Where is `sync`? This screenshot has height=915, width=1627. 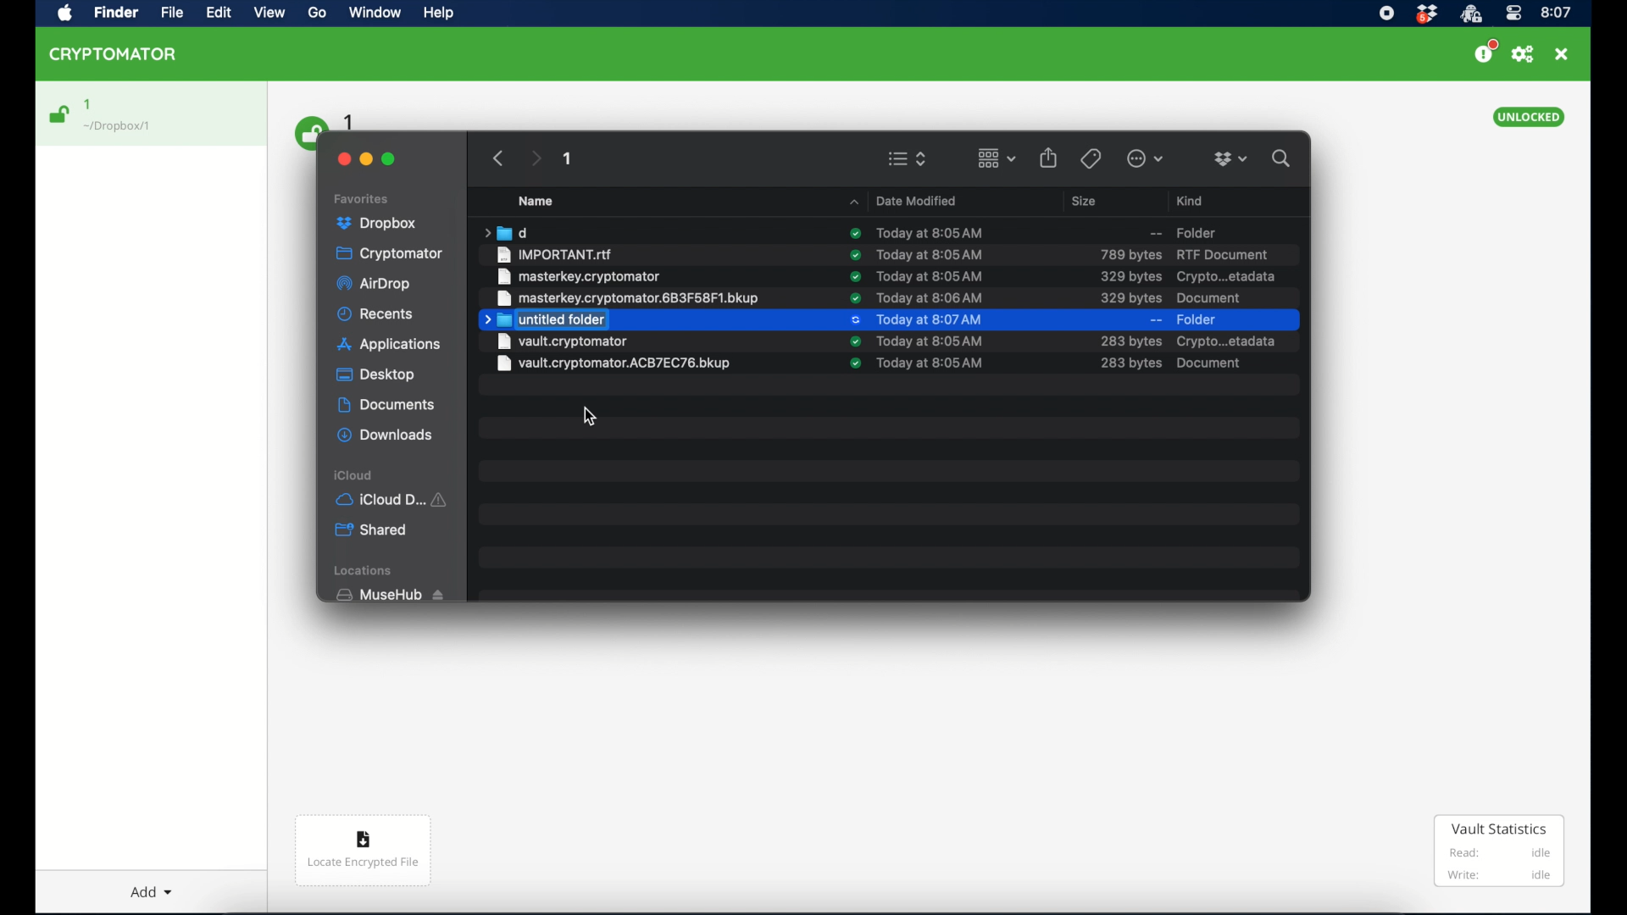
sync is located at coordinates (853, 235).